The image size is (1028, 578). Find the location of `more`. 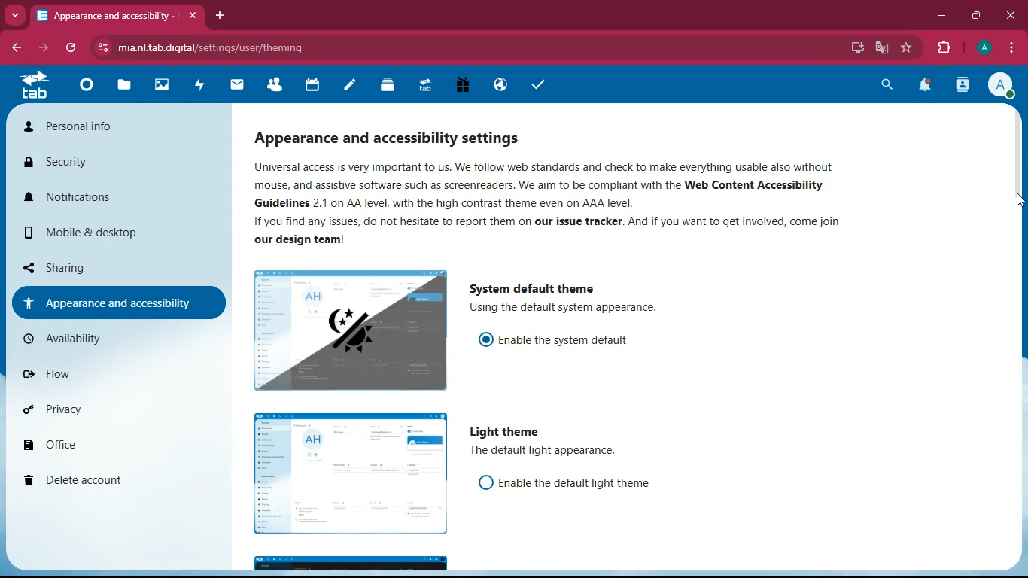

more is located at coordinates (15, 15).